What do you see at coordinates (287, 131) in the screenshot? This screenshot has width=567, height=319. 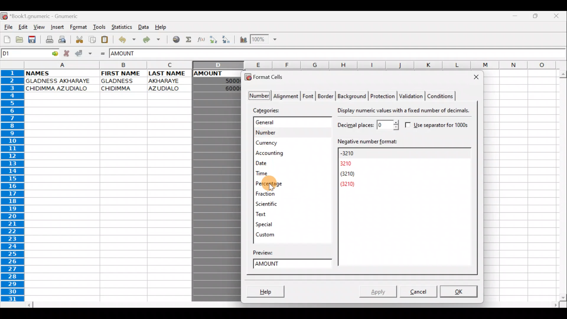 I see `Number` at bounding box center [287, 131].